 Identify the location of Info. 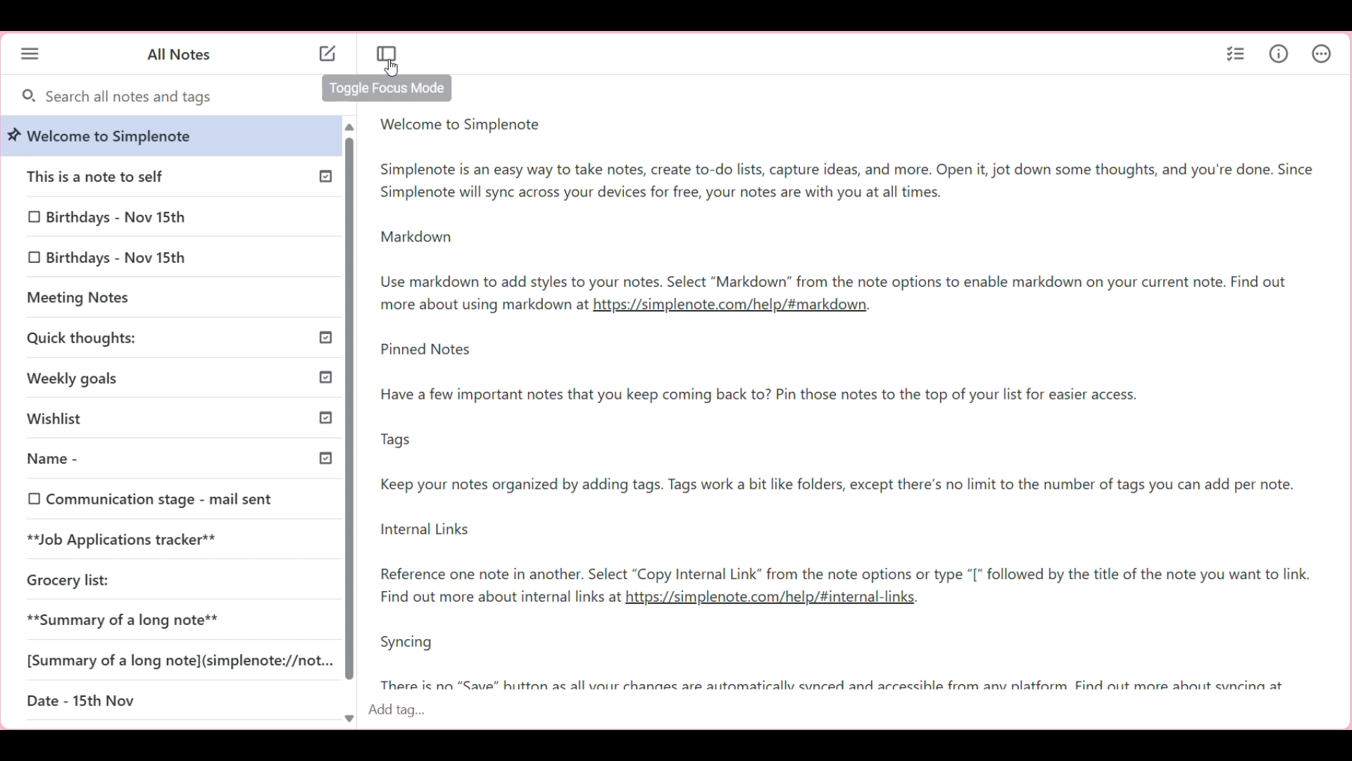
(1279, 53).